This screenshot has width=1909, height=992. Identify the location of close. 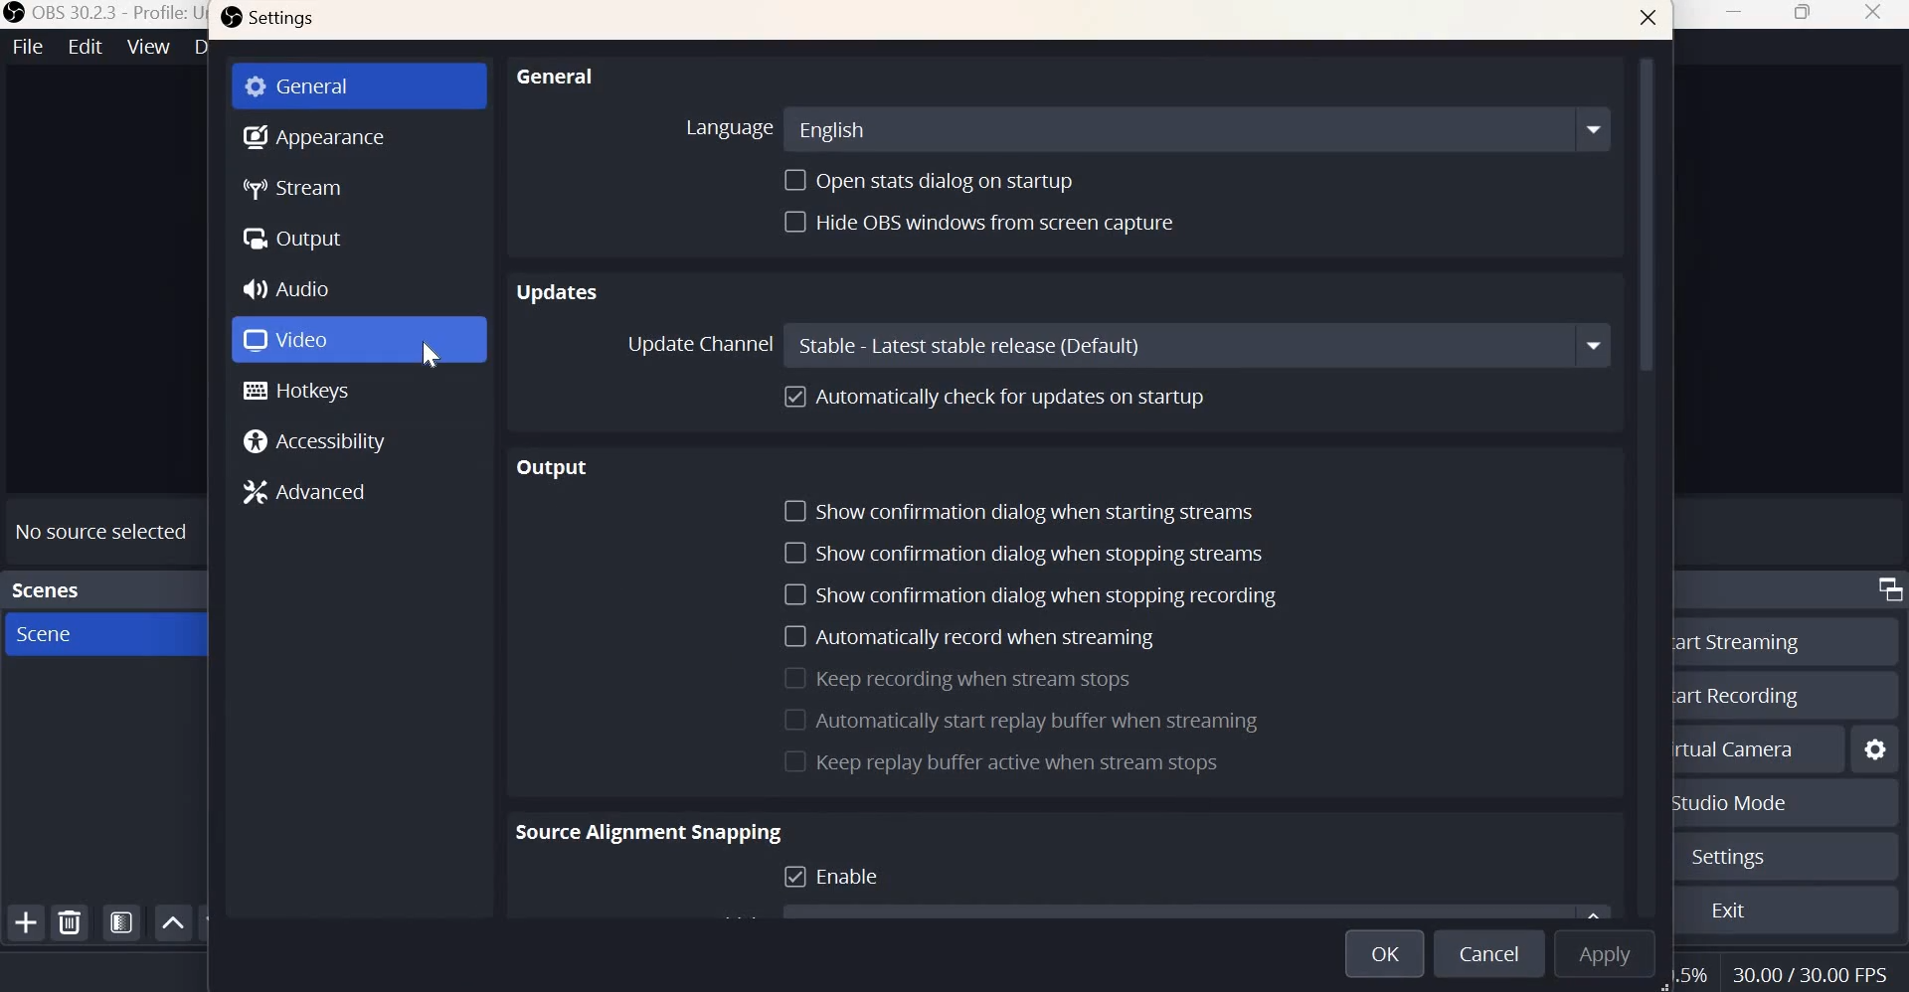
(1649, 21).